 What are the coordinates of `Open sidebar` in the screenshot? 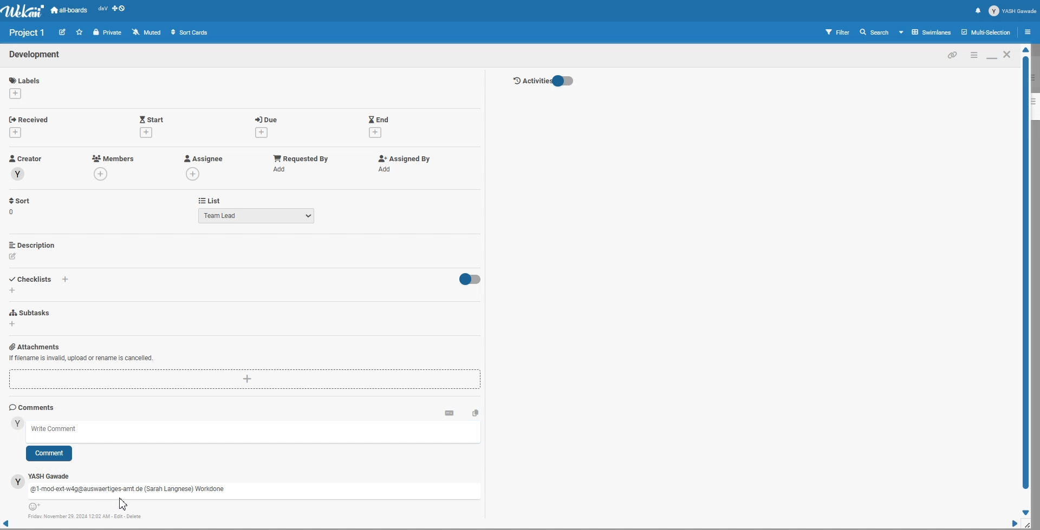 It's located at (1030, 31).